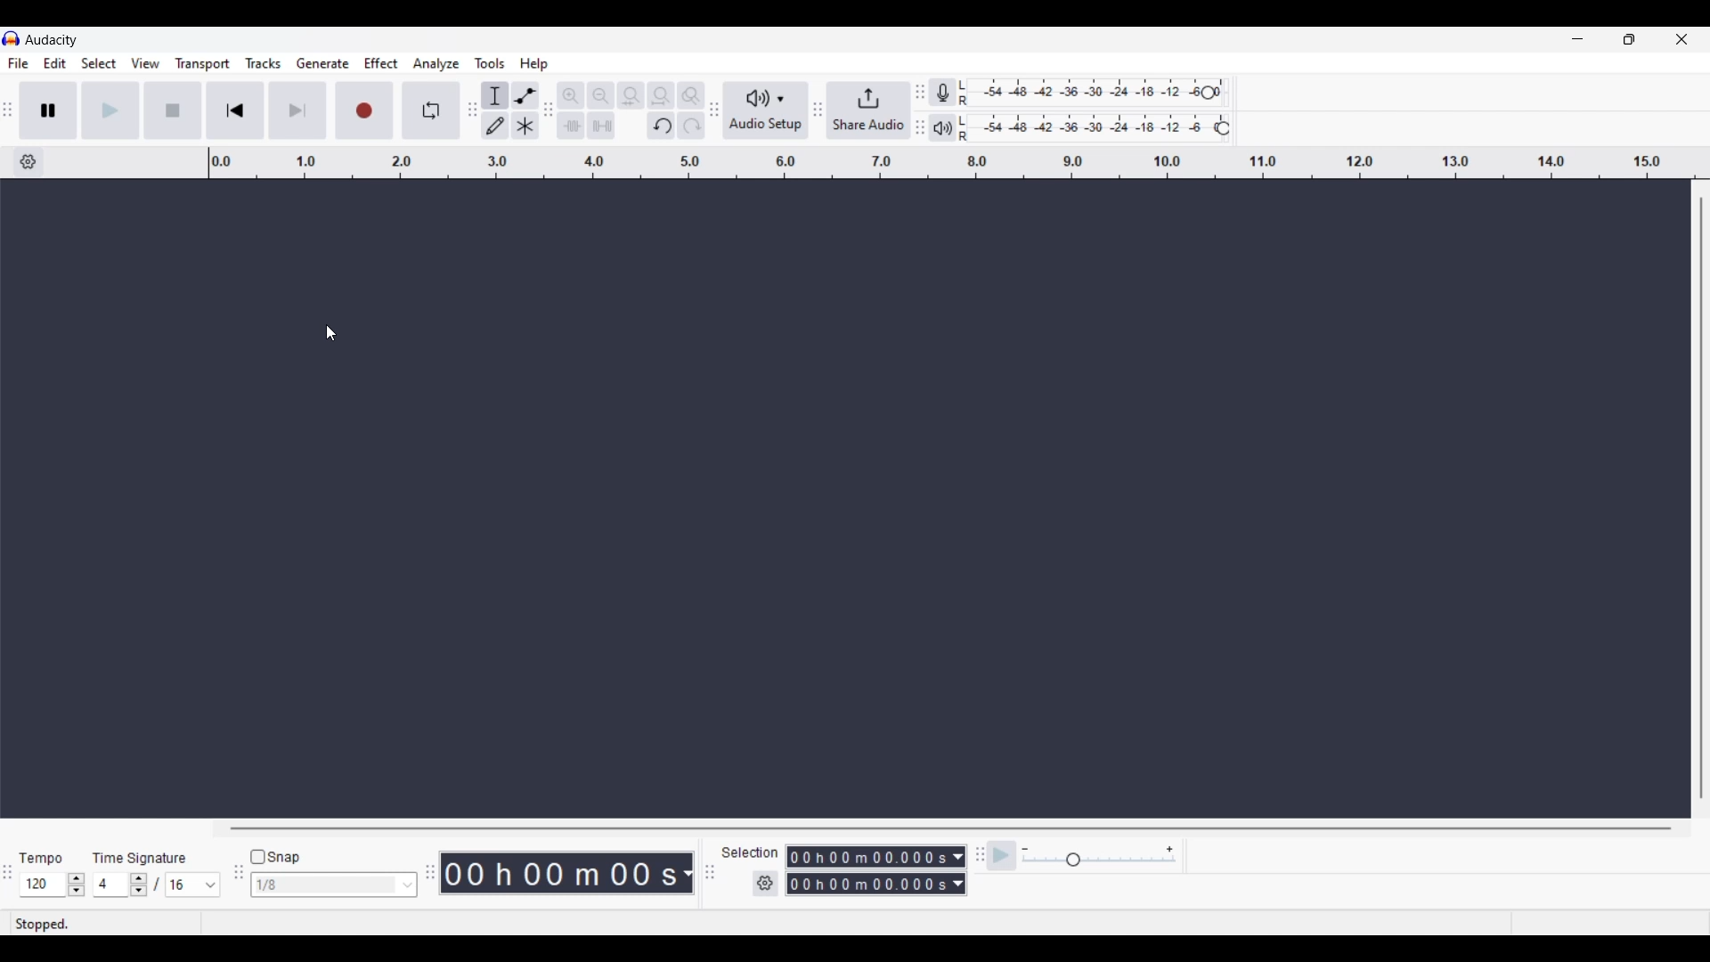  Describe the element at coordinates (110, 885) in the screenshot. I see `Selected time signature` at that location.